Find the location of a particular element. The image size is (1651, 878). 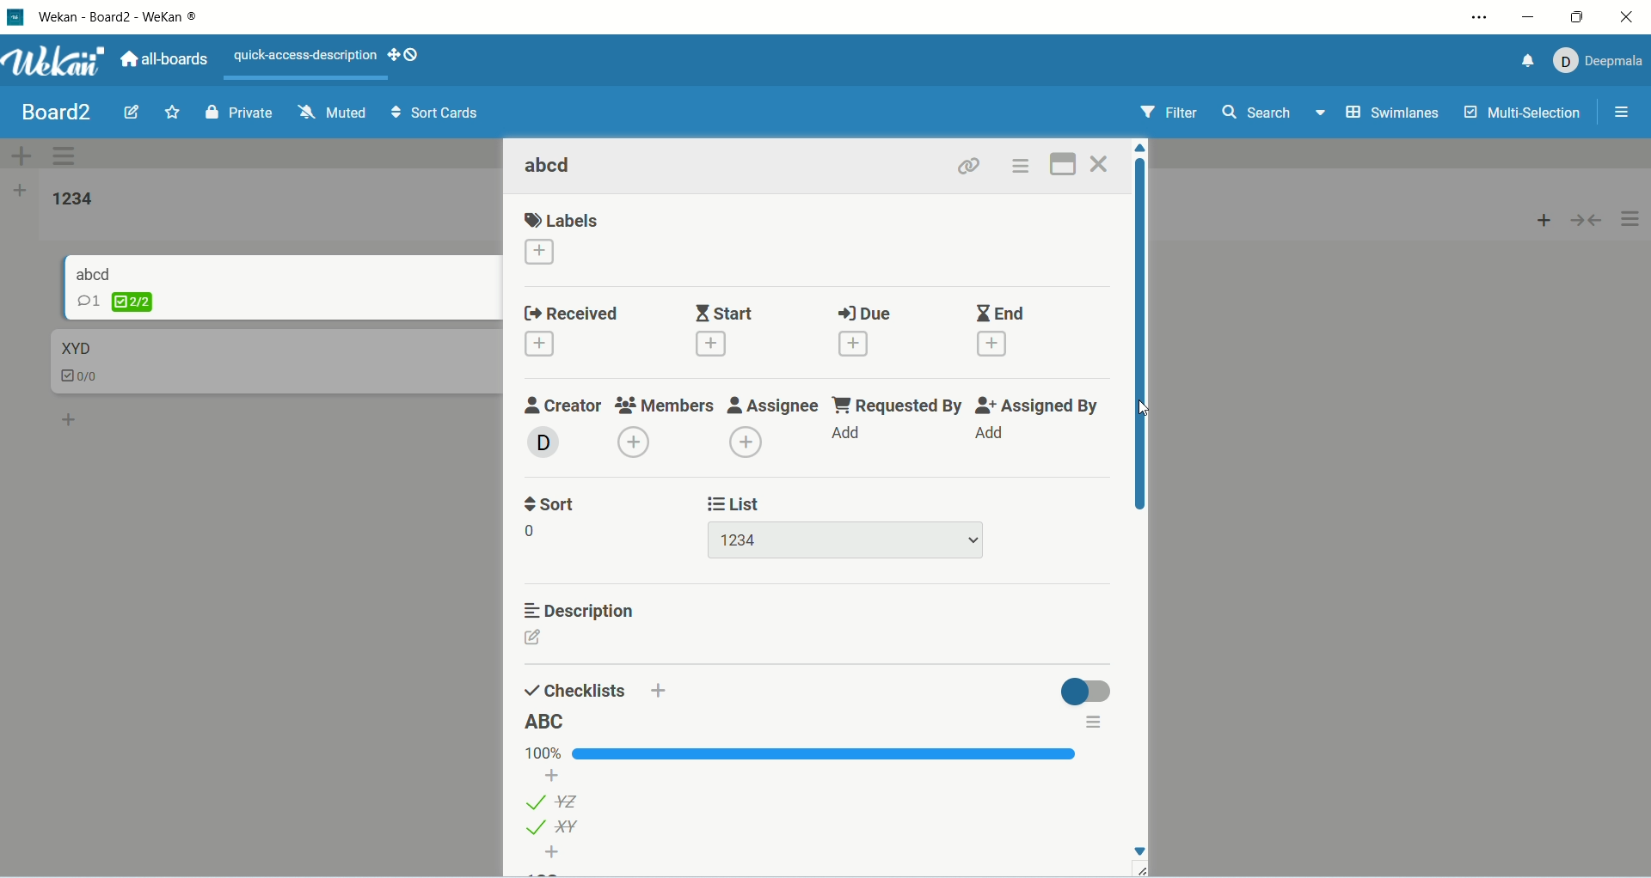

Down is located at coordinates (1139, 851).